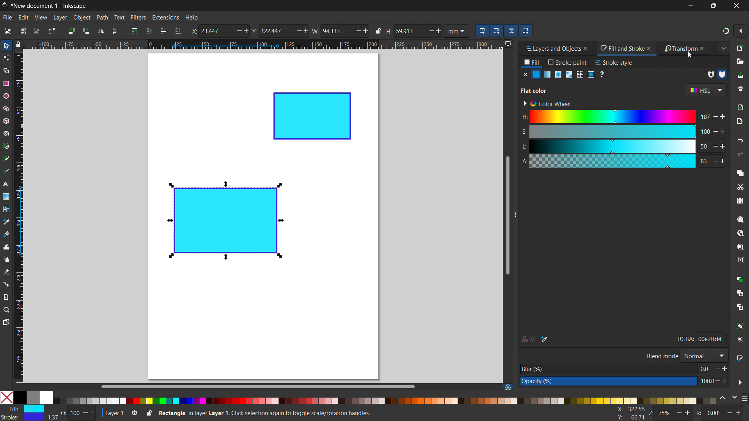 Image resolution: width=749 pixels, height=421 pixels. What do you see at coordinates (740, 247) in the screenshot?
I see `zoom page` at bounding box center [740, 247].